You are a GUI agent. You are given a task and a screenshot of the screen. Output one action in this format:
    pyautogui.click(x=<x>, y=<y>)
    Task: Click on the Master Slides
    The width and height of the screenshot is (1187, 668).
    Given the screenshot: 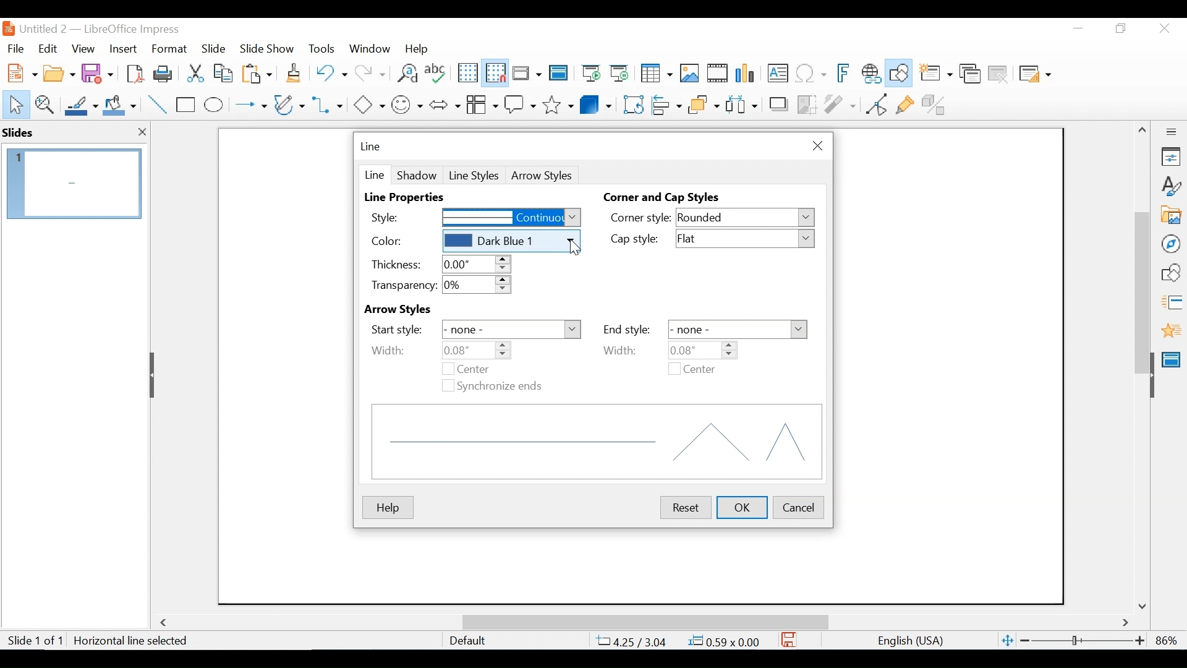 What is the action you would take?
    pyautogui.click(x=559, y=74)
    